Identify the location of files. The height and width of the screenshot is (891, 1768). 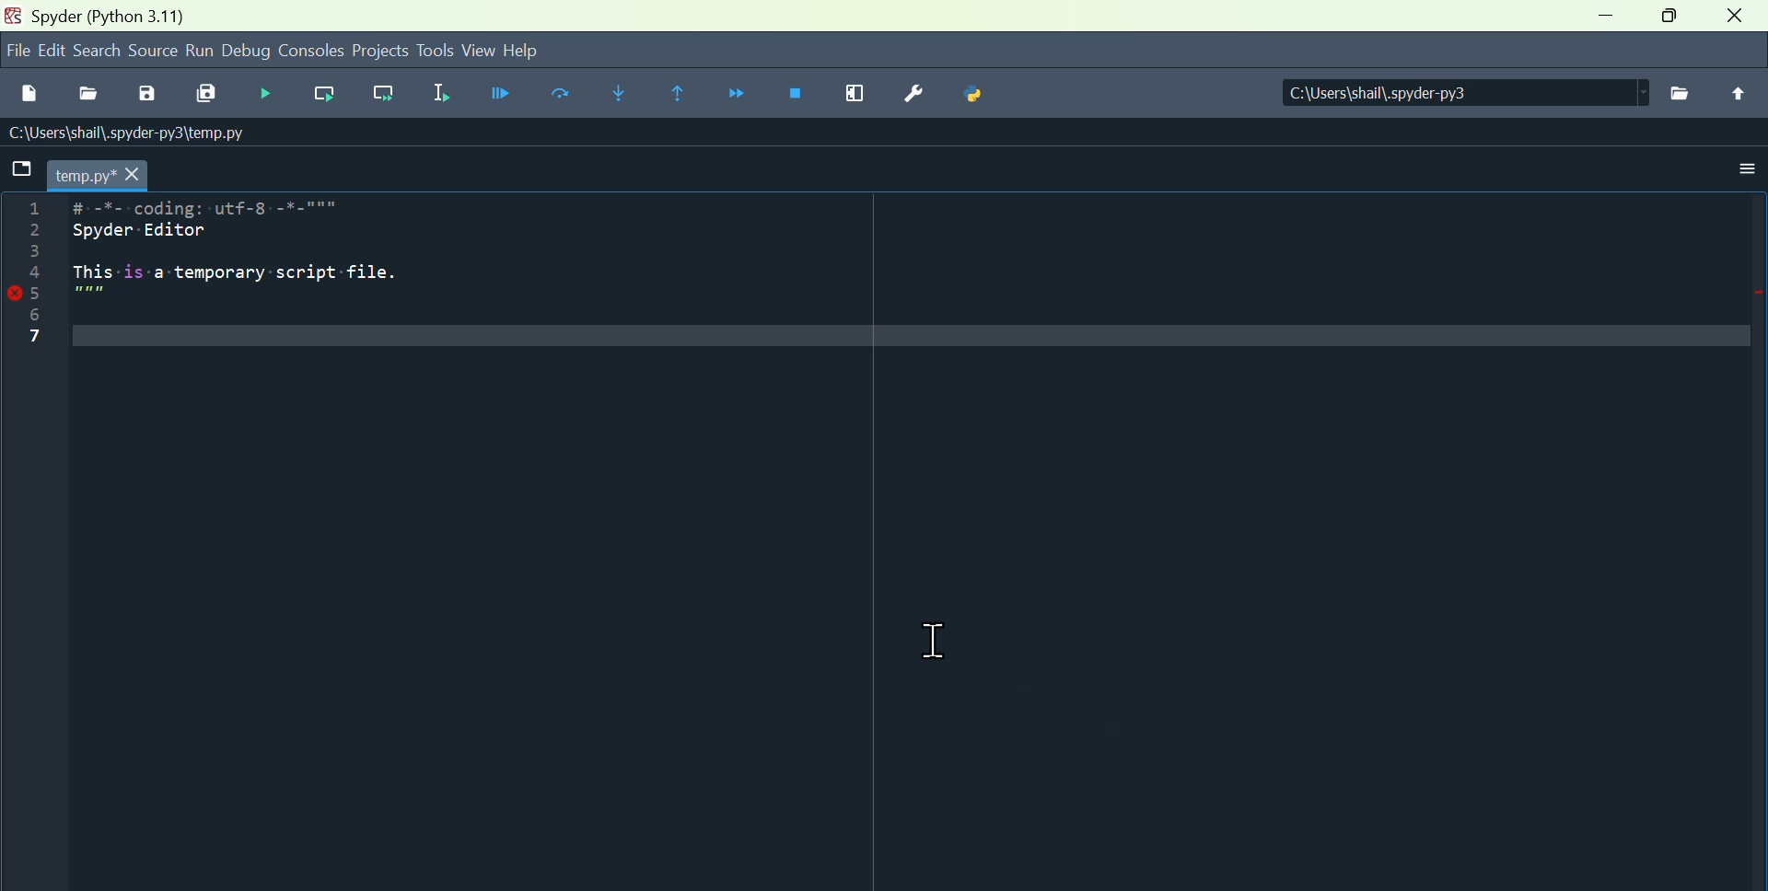
(1675, 95).